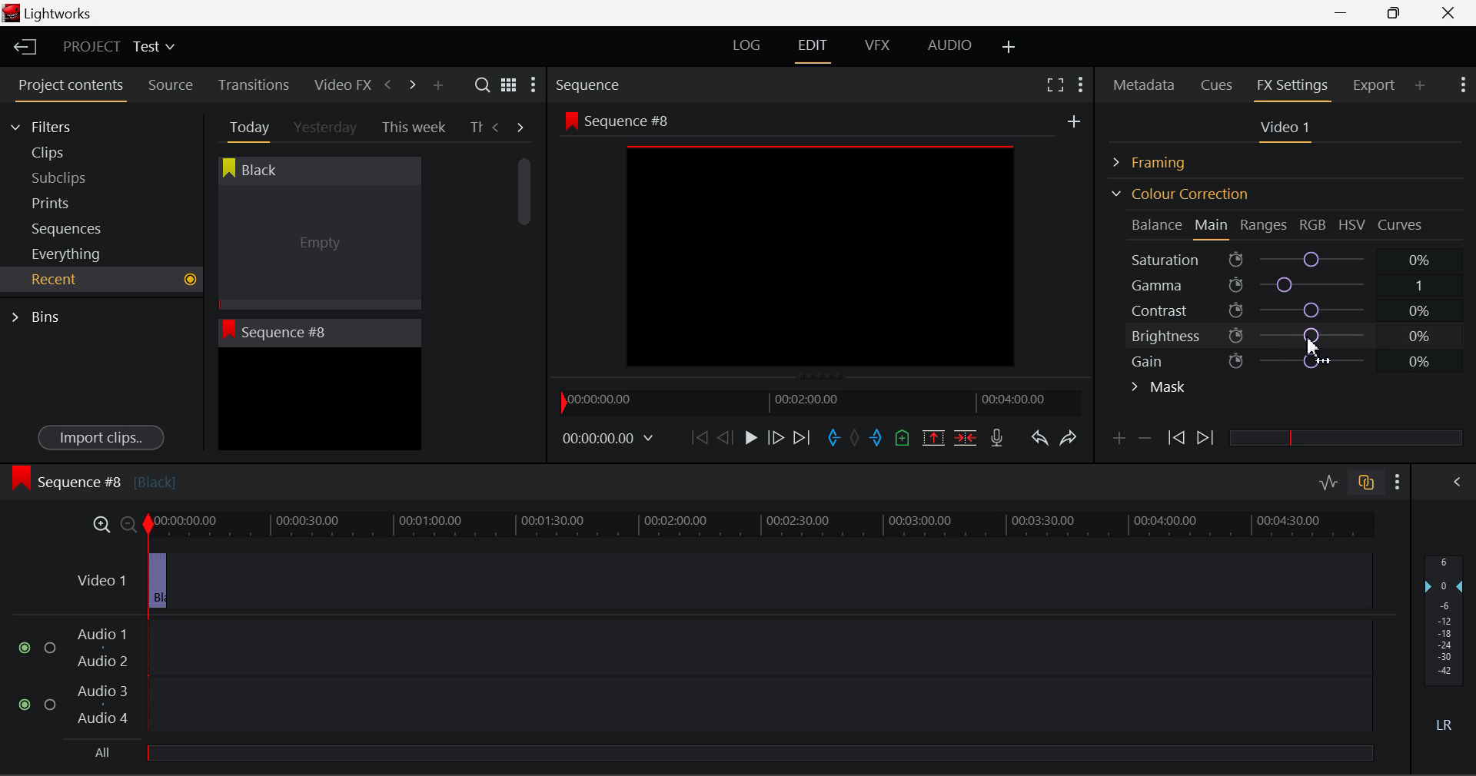 Image resolution: width=1476 pixels, height=776 pixels. Describe the element at coordinates (996, 437) in the screenshot. I see `Recrod Voiceover` at that location.